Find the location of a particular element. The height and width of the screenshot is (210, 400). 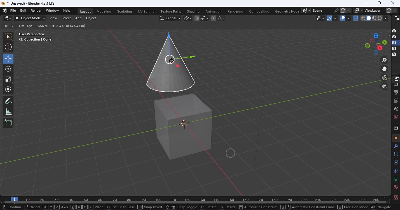

Shading is located at coordinates (193, 11).